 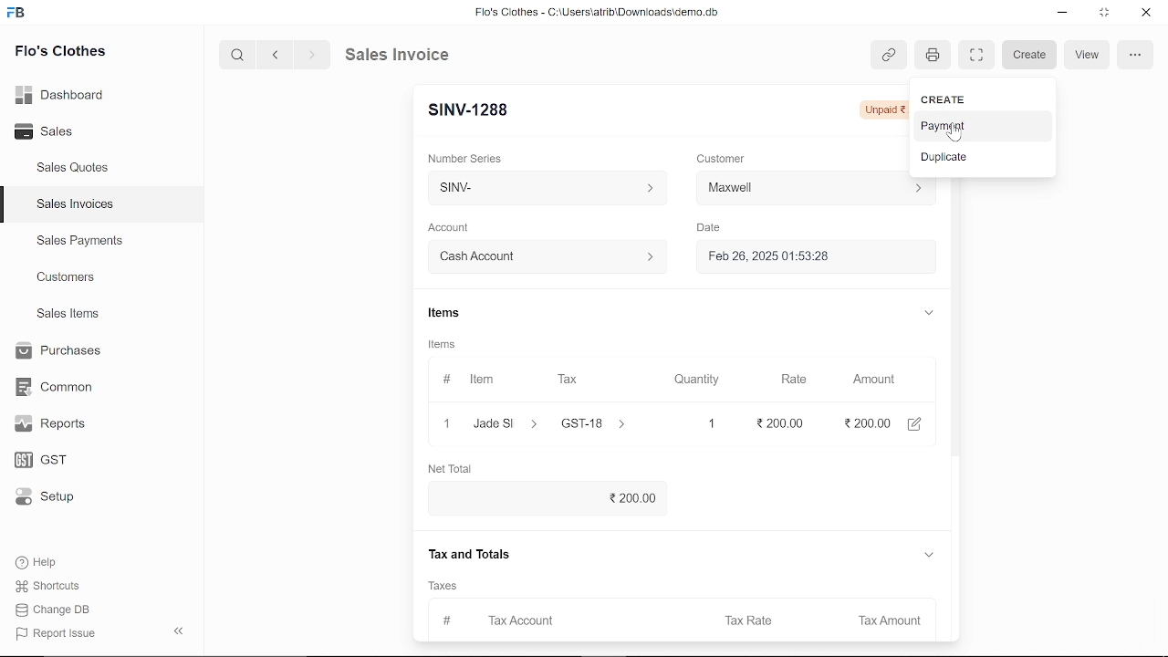 What do you see at coordinates (751, 620) in the screenshot?
I see `Tax Rate` at bounding box center [751, 620].